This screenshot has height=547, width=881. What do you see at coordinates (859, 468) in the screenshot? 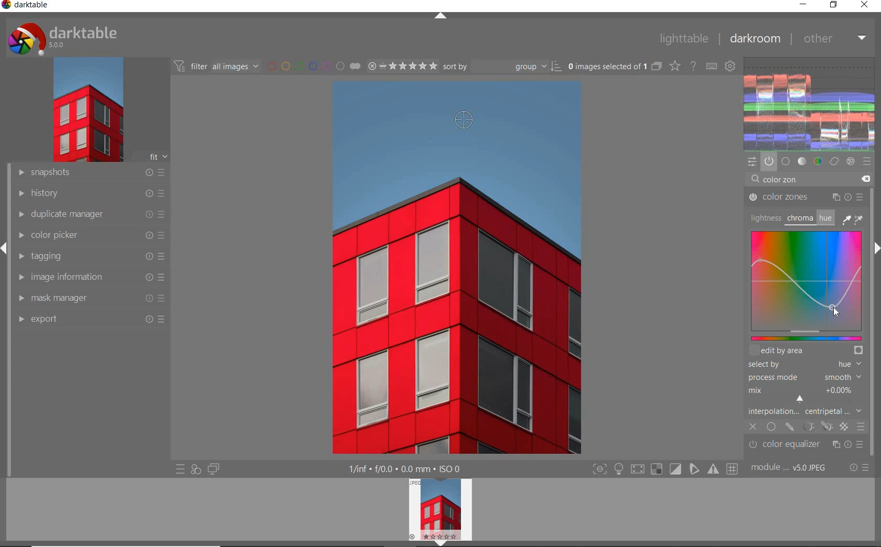
I see `reset or presets & preferences` at bounding box center [859, 468].